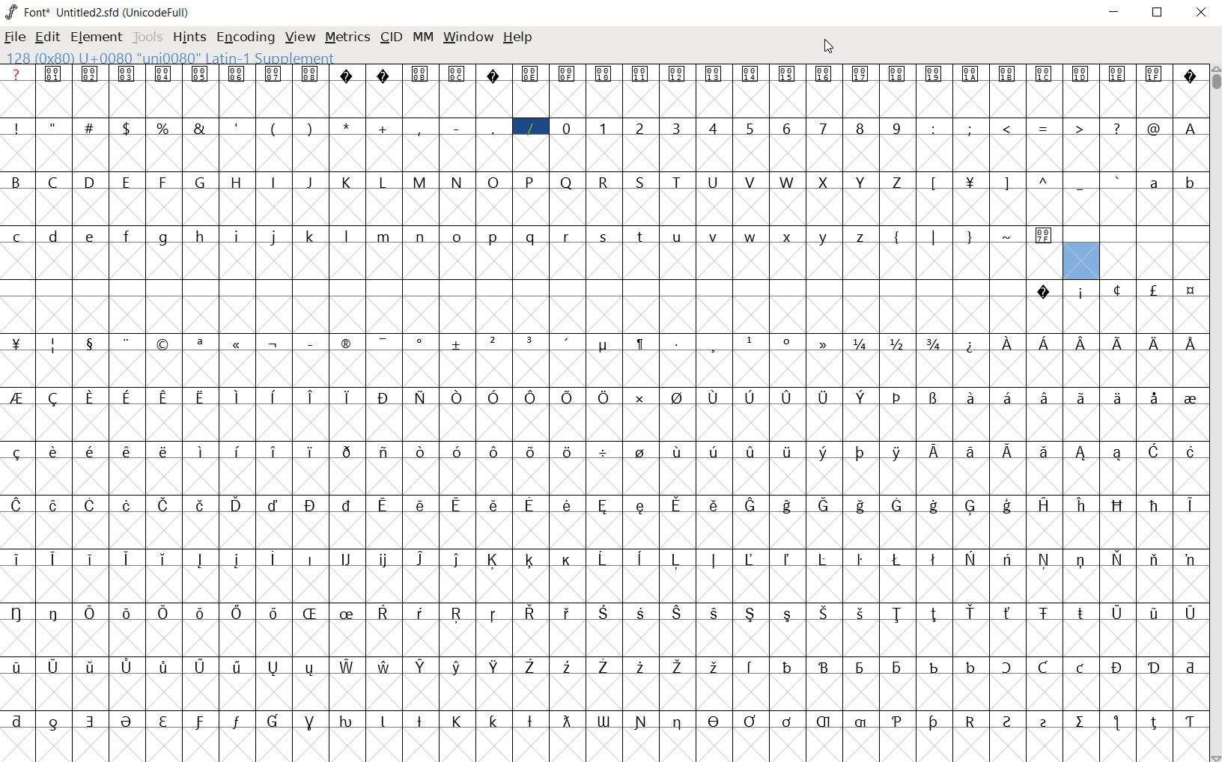 The height and width of the screenshot is (762, 1222). What do you see at coordinates (1045, 397) in the screenshot?
I see `glyph` at bounding box center [1045, 397].